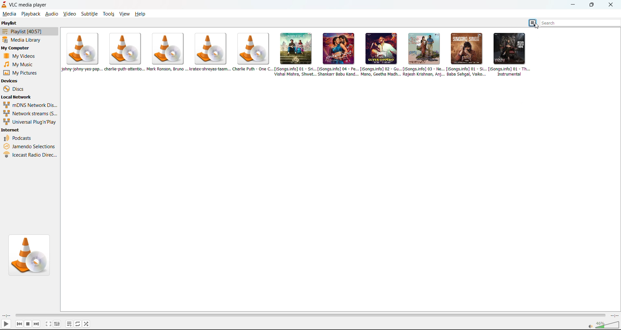 The image size is (621, 330). I want to click on current track time, so click(6, 315).